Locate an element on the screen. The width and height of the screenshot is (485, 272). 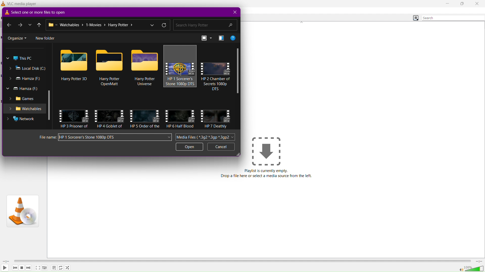
dropdown is located at coordinates (153, 25).